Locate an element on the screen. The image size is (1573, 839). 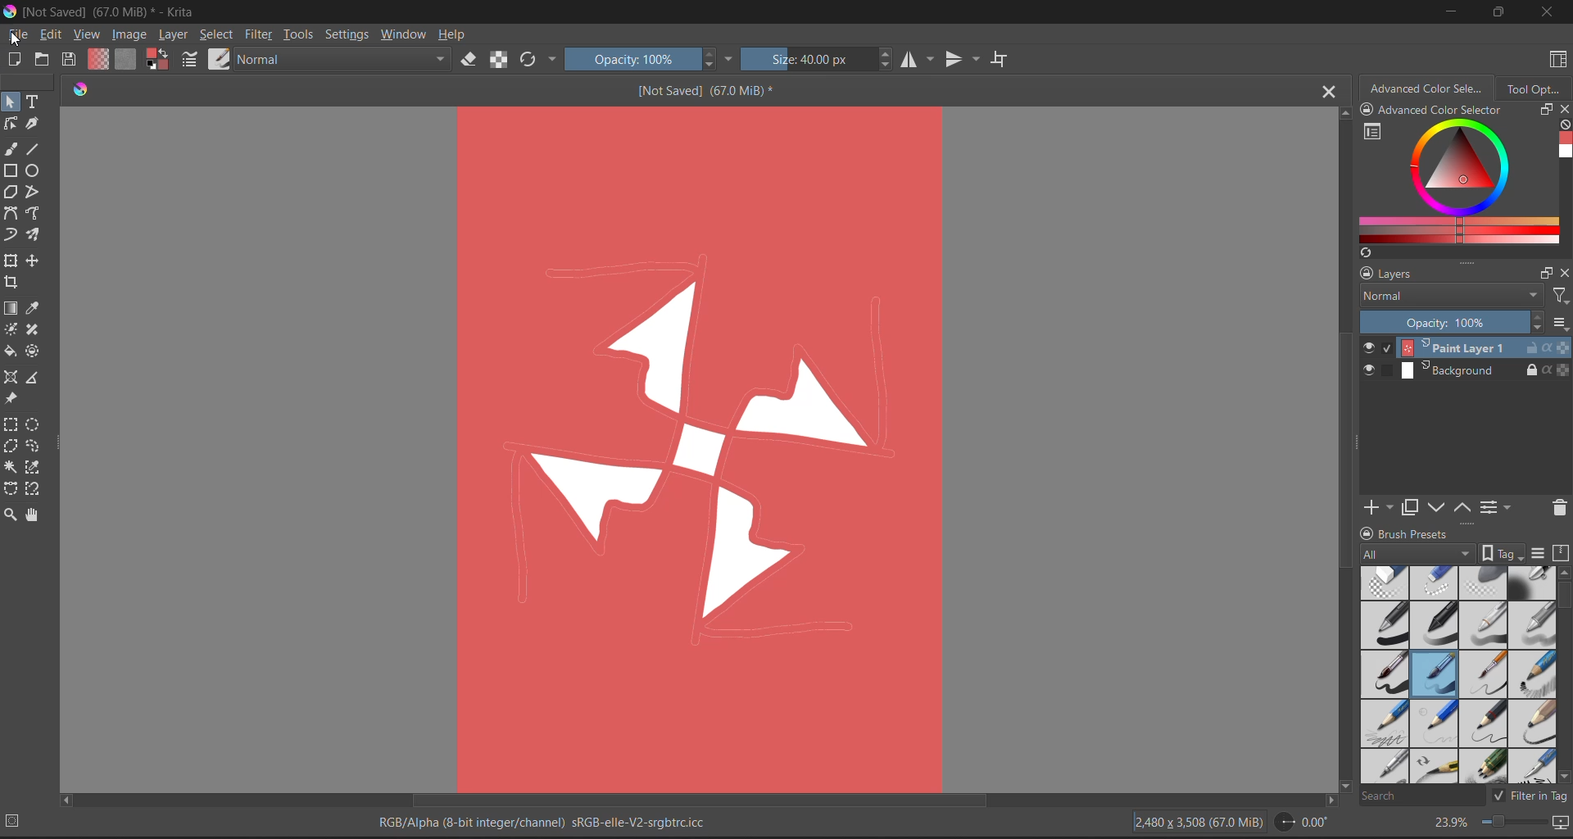
window is located at coordinates (406, 35).